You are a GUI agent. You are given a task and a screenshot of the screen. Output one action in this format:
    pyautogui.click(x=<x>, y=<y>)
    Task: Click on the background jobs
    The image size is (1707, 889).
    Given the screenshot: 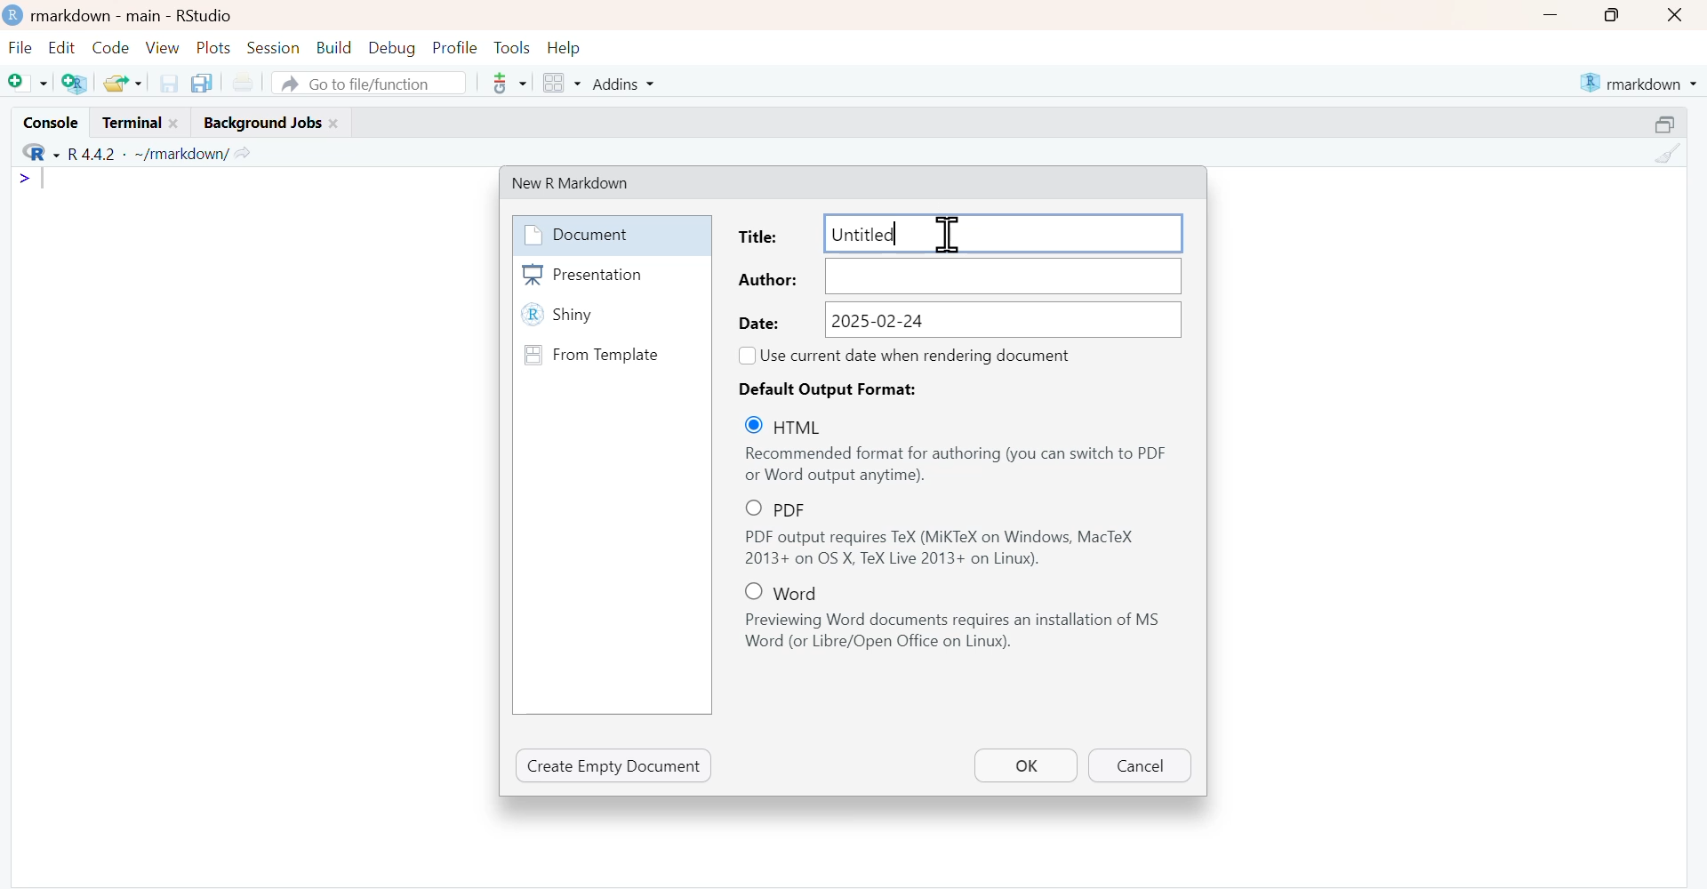 What is the action you would take?
    pyautogui.click(x=267, y=124)
    